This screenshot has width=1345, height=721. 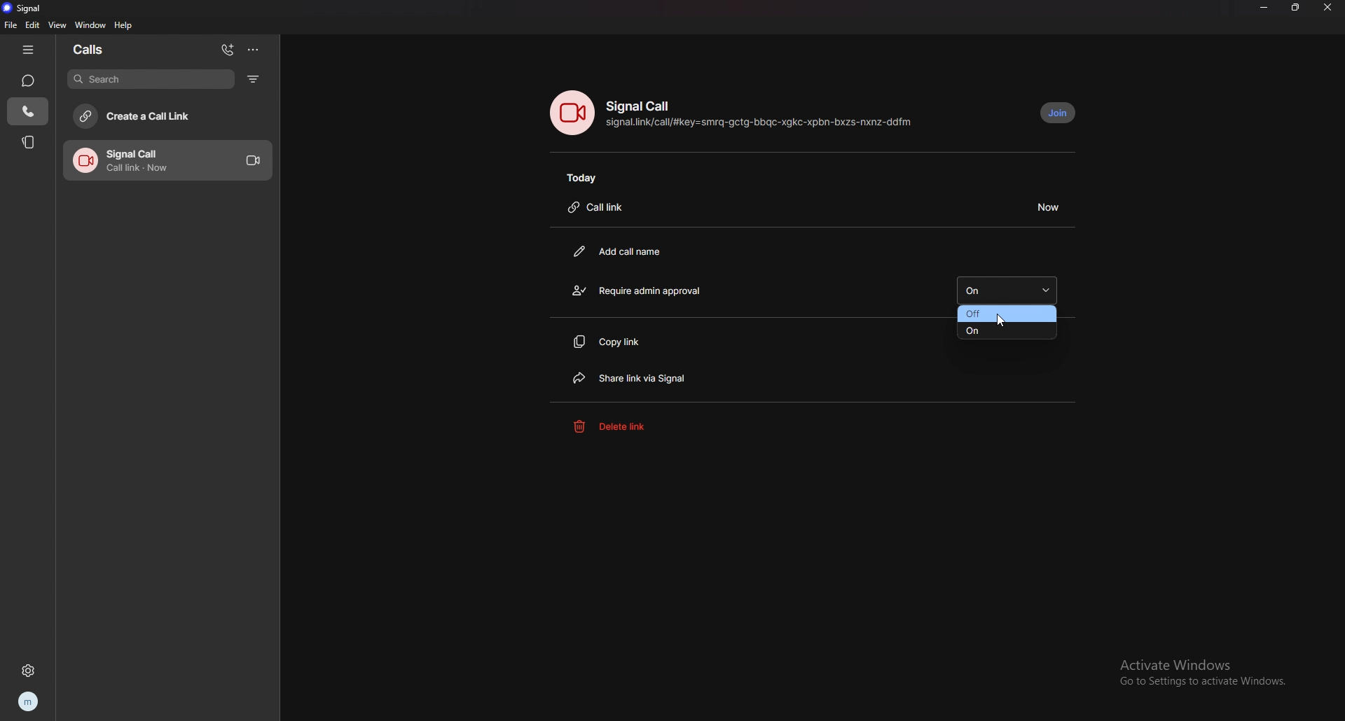 I want to click on profile, so click(x=29, y=701).